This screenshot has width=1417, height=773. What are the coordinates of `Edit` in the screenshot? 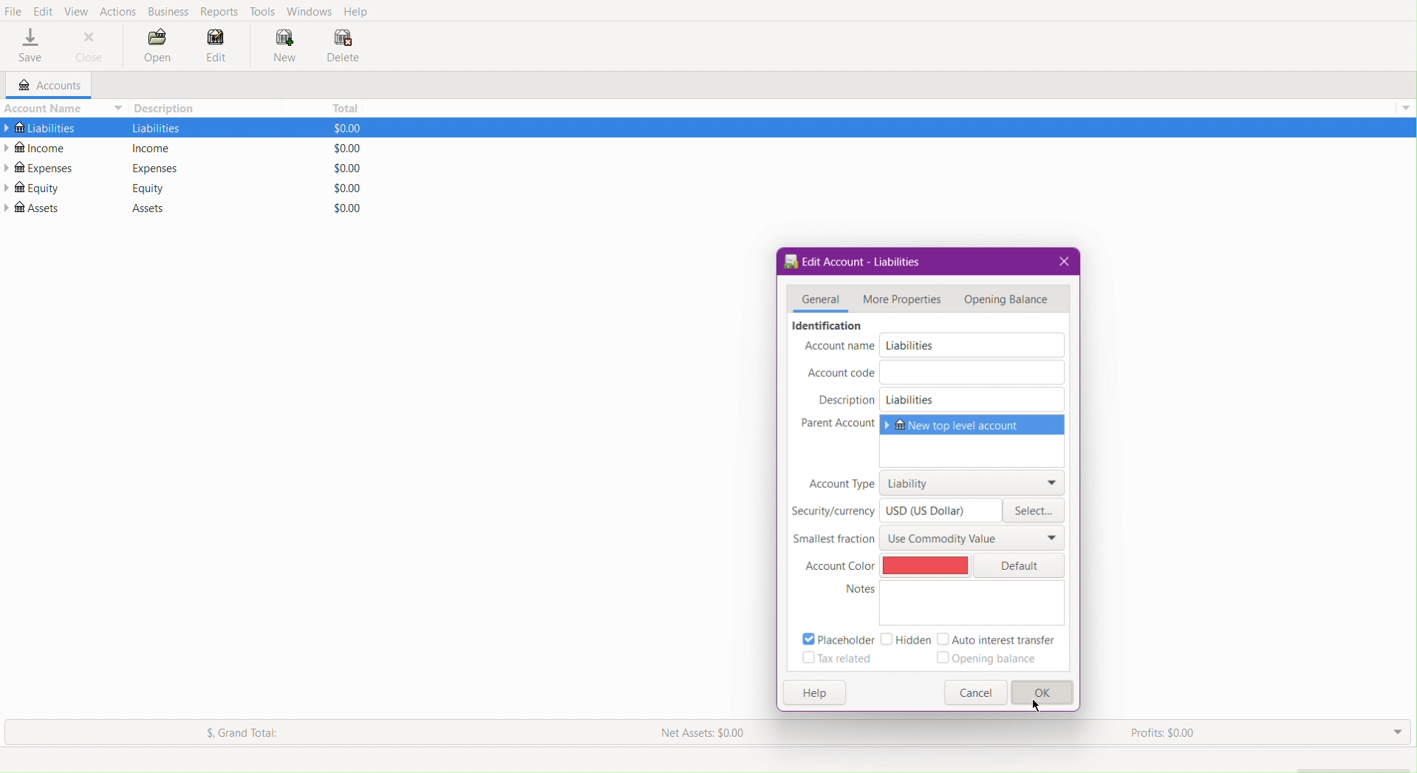 It's located at (216, 50).